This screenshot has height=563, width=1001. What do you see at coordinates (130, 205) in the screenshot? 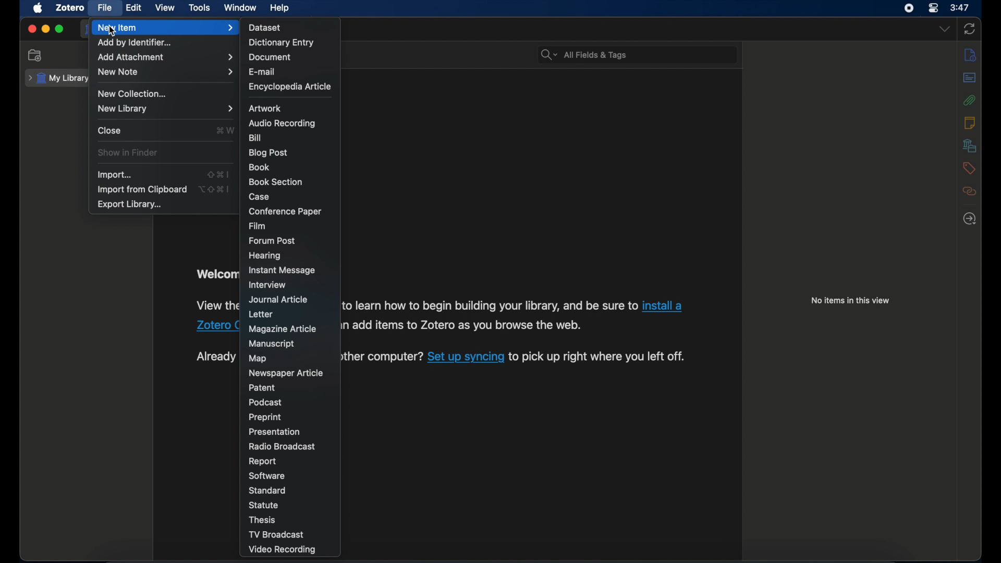
I see `export library` at bounding box center [130, 205].